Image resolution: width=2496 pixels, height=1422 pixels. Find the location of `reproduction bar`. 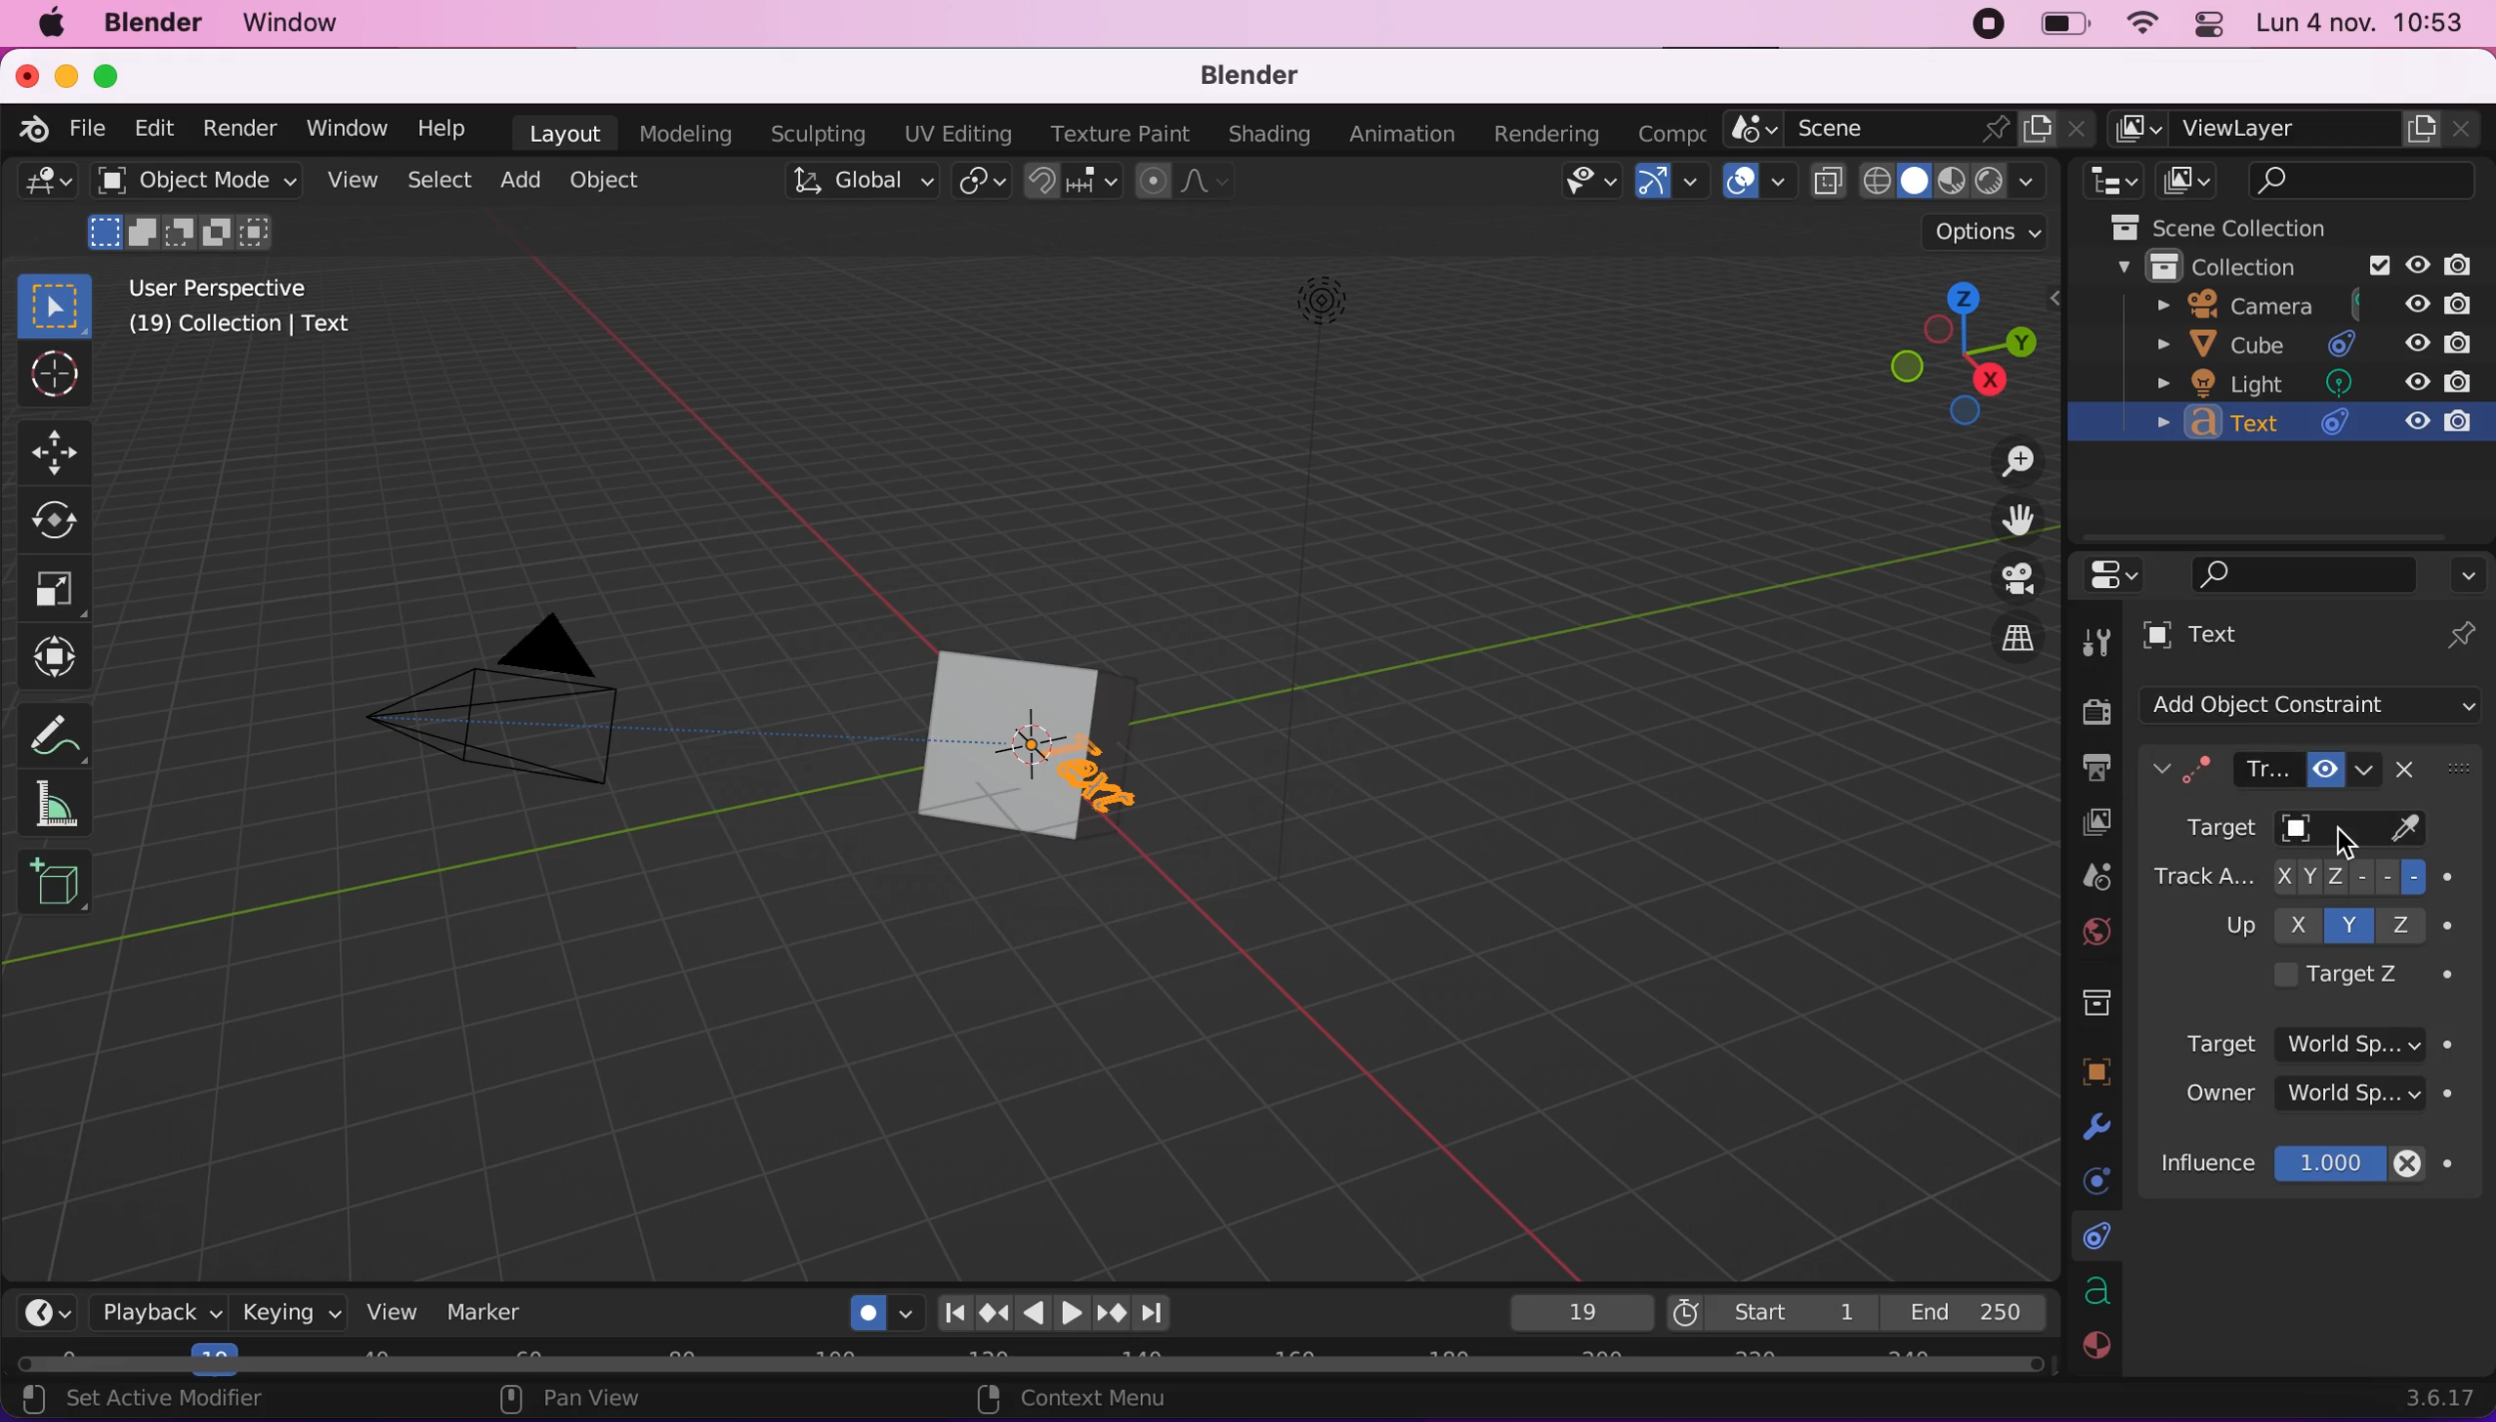

reproduction bar is located at coordinates (1065, 1313).